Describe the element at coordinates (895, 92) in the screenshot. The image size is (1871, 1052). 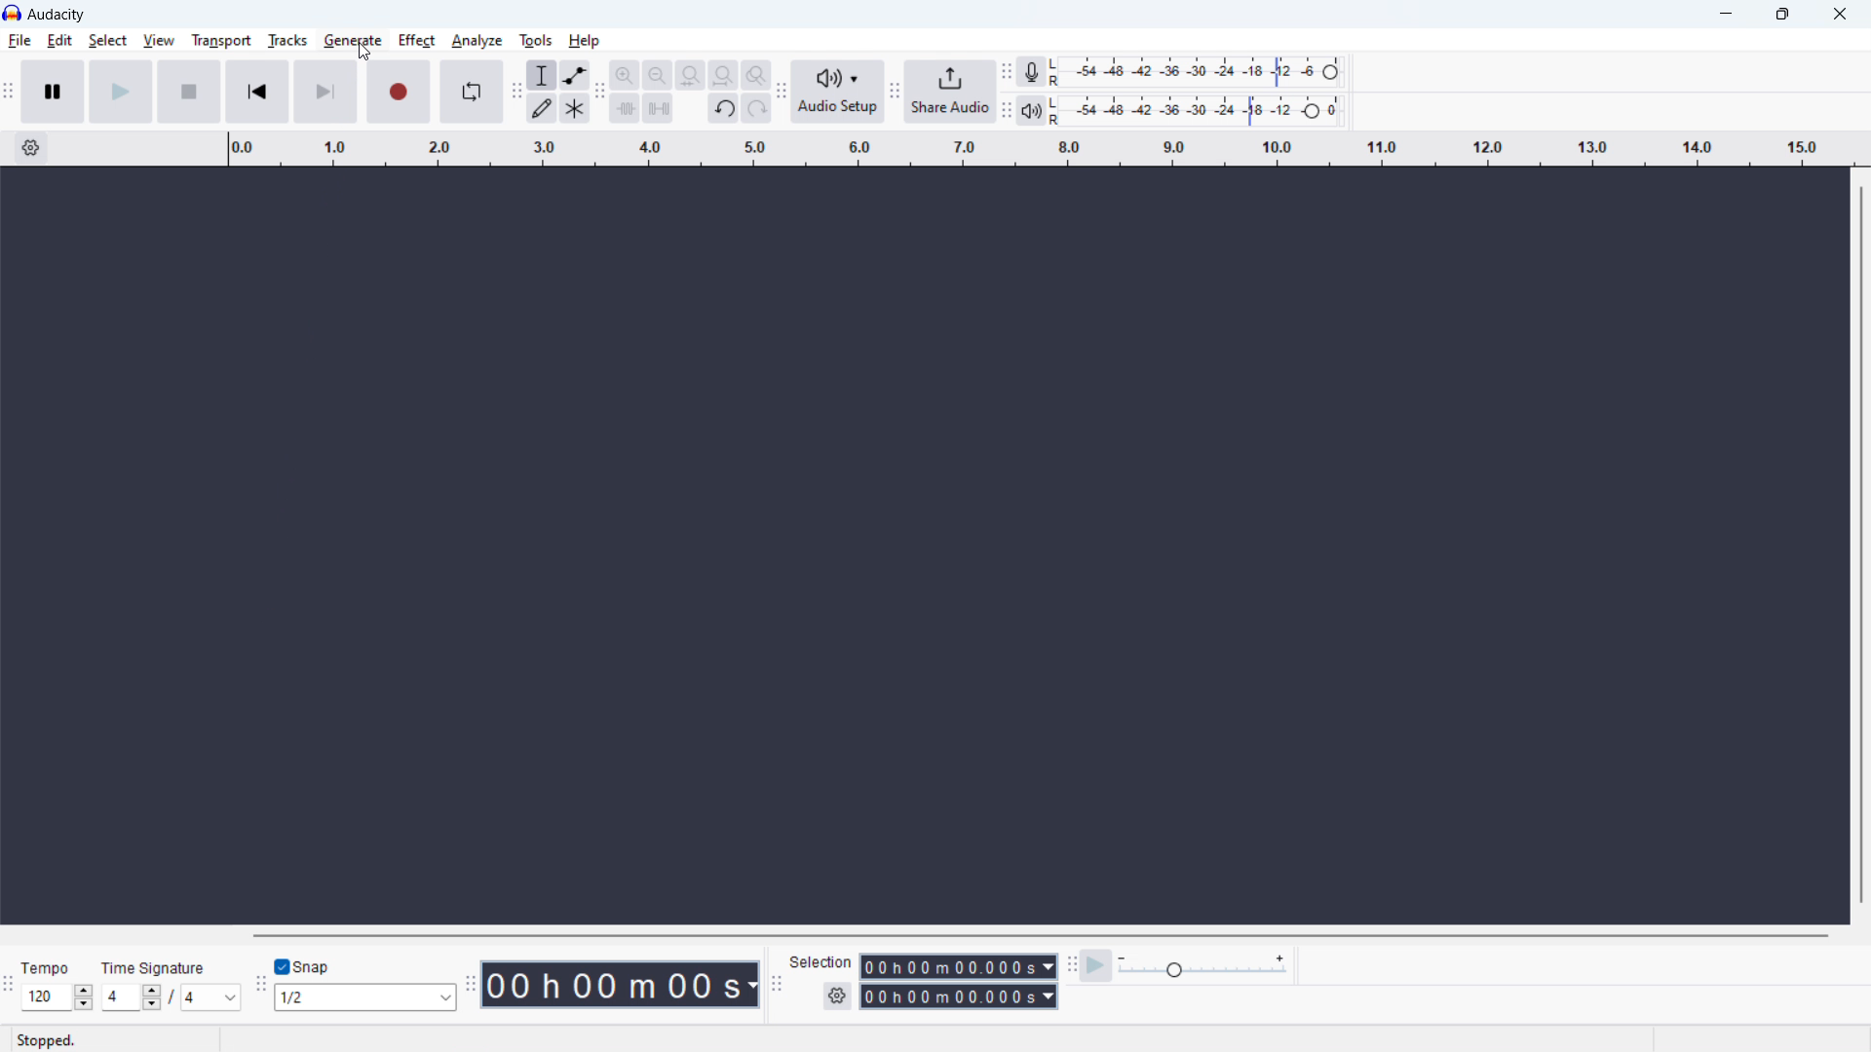
I see `share audio toolbar` at that location.